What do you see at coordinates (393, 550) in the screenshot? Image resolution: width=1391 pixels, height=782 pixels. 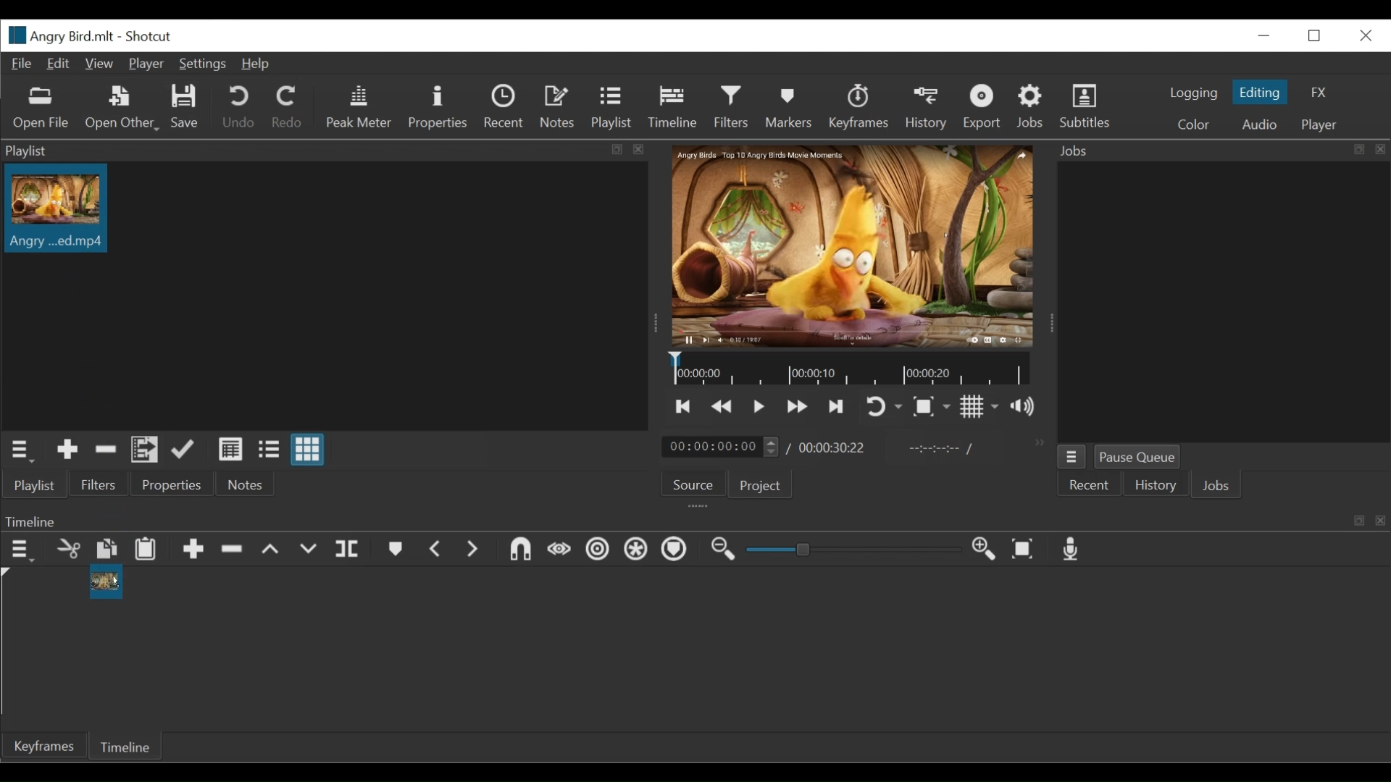 I see `Markers` at bounding box center [393, 550].